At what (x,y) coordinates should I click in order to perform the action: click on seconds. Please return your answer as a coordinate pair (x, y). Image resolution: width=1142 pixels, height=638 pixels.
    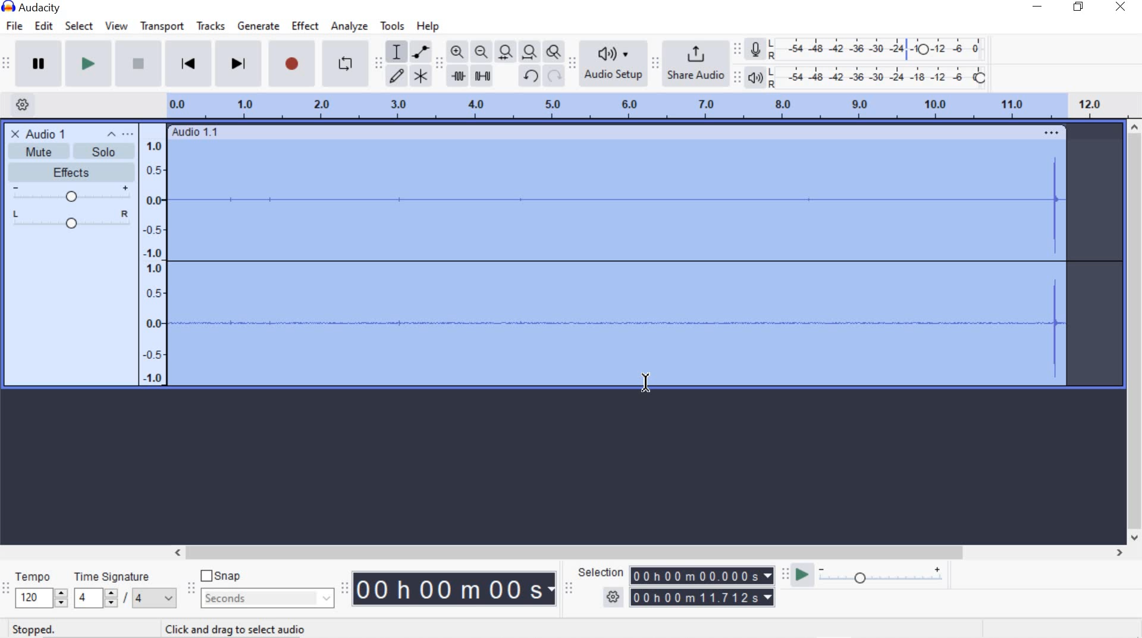
    Looking at the image, I should click on (265, 598).